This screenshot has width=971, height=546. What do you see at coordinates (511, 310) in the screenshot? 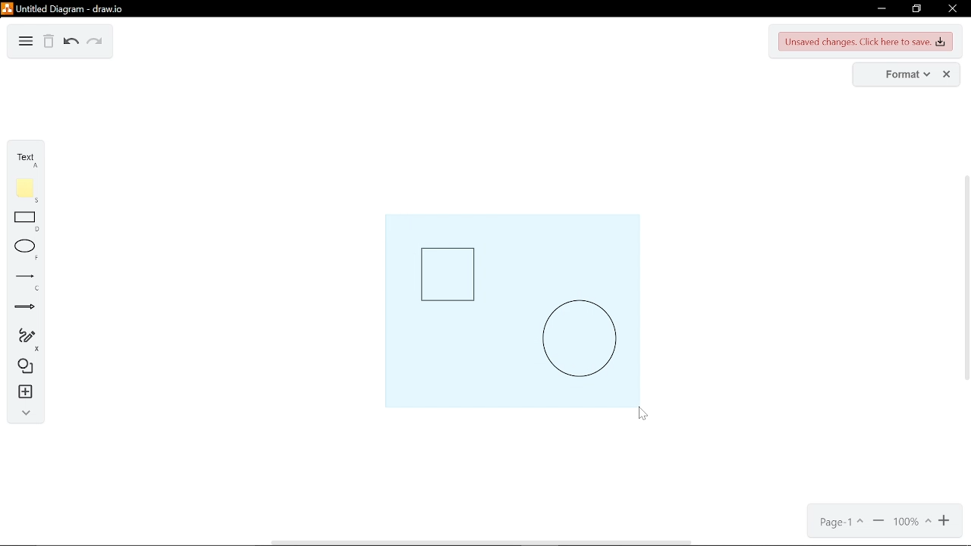
I see `grouped square and circle` at bounding box center [511, 310].